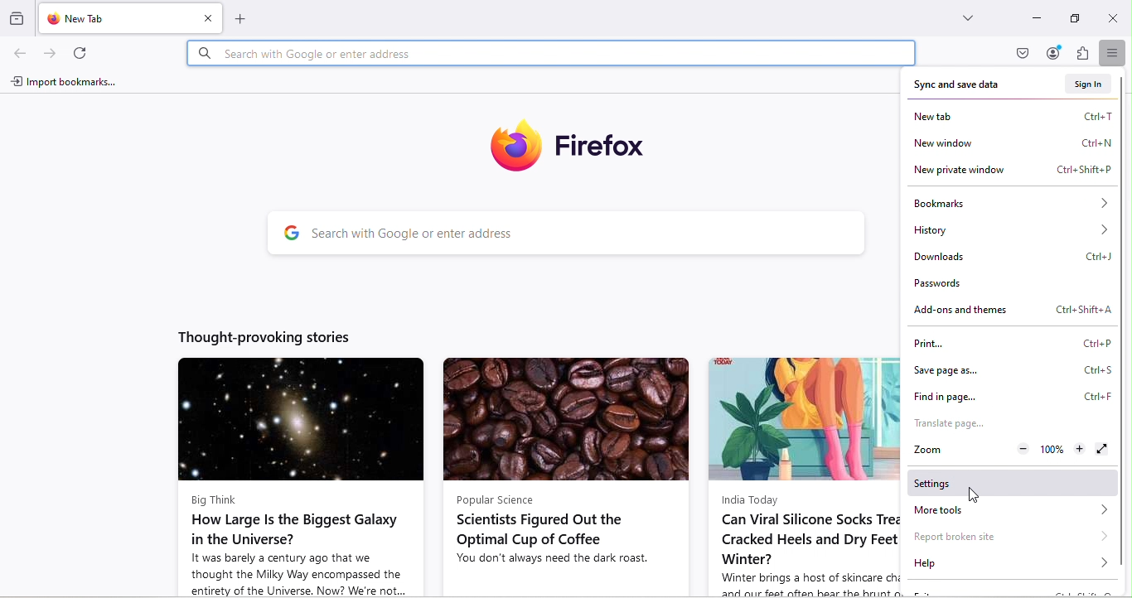 This screenshot has width=1132, height=598. What do you see at coordinates (1081, 446) in the screenshot?
I see `Zoom in` at bounding box center [1081, 446].